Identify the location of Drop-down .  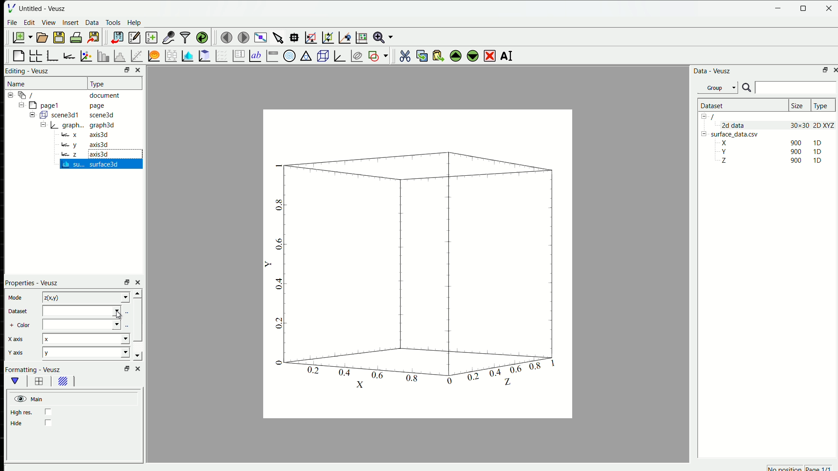
(117, 324).